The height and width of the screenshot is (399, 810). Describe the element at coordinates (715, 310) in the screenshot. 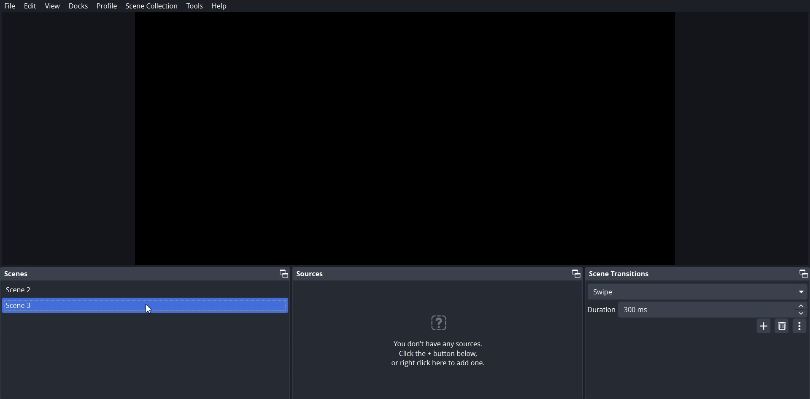

I see `300ms` at that location.